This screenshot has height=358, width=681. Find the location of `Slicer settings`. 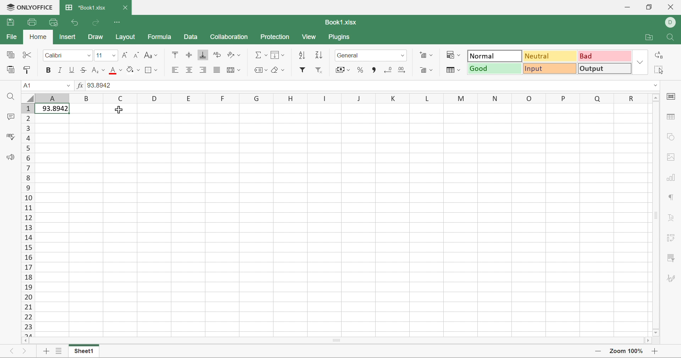

Slicer settings is located at coordinates (670, 257).